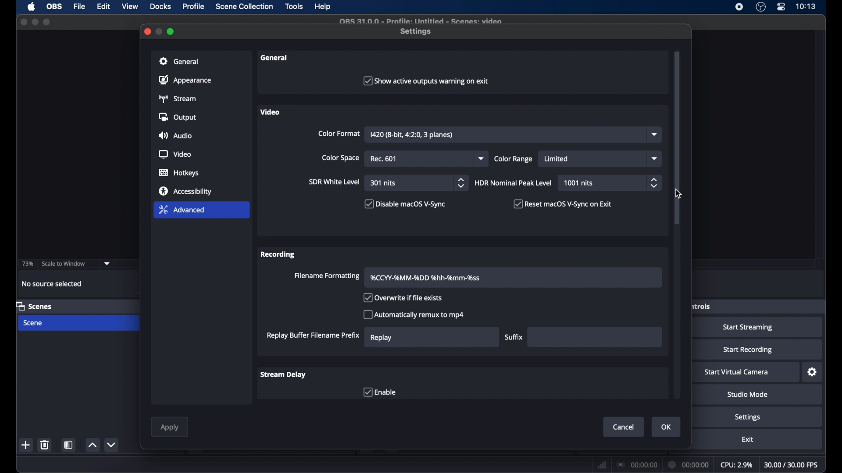 The width and height of the screenshot is (842, 473). What do you see at coordinates (175, 155) in the screenshot?
I see `video` at bounding box center [175, 155].